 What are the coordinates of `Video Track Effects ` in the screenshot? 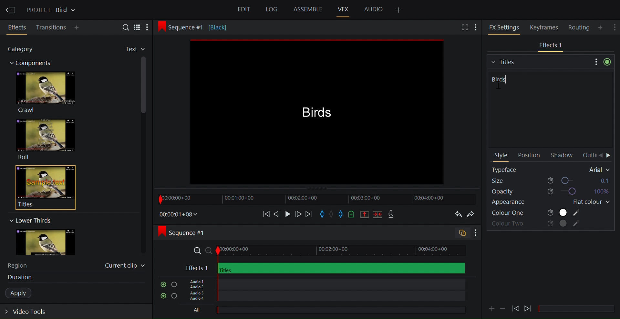 It's located at (551, 46).